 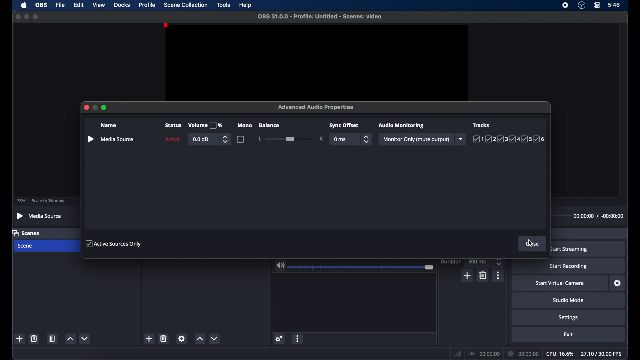 I want to click on more options, so click(x=298, y=338).